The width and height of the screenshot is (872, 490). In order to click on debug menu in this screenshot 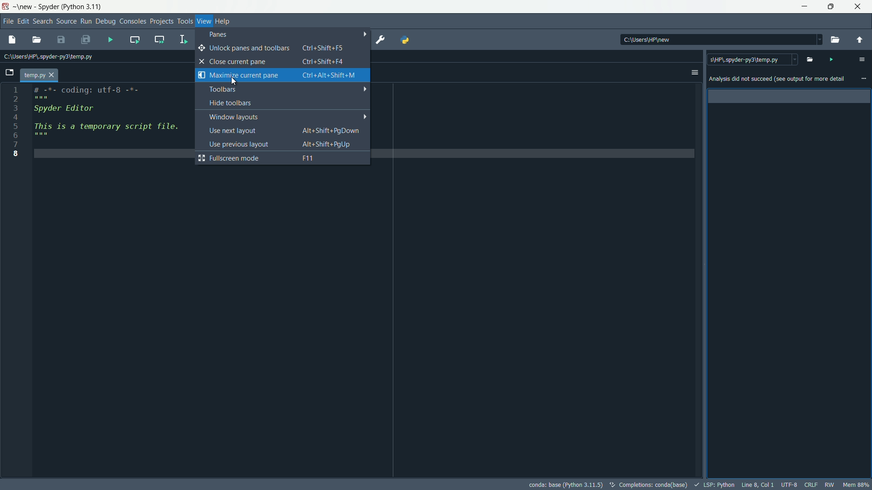, I will do `click(105, 21)`.